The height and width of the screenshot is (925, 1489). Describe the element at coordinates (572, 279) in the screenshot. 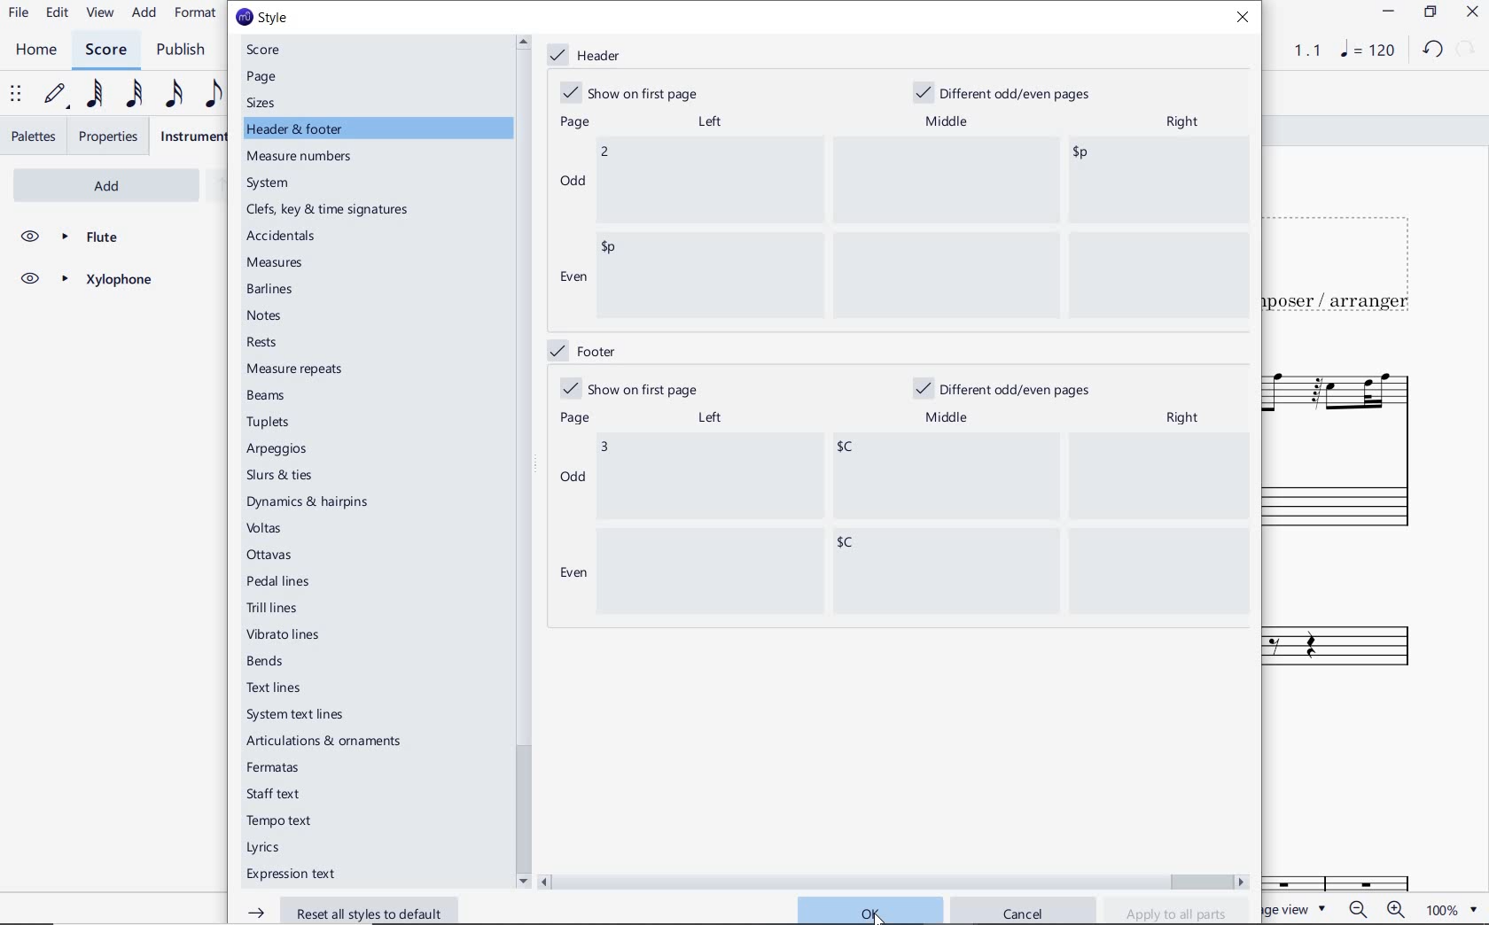

I see `even` at that location.